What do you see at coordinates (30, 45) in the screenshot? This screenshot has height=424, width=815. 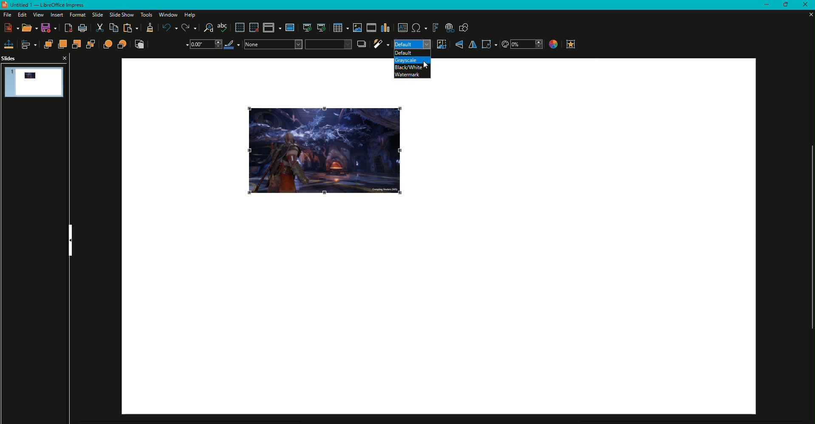 I see `Align Objects` at bounding box center [30, 45].